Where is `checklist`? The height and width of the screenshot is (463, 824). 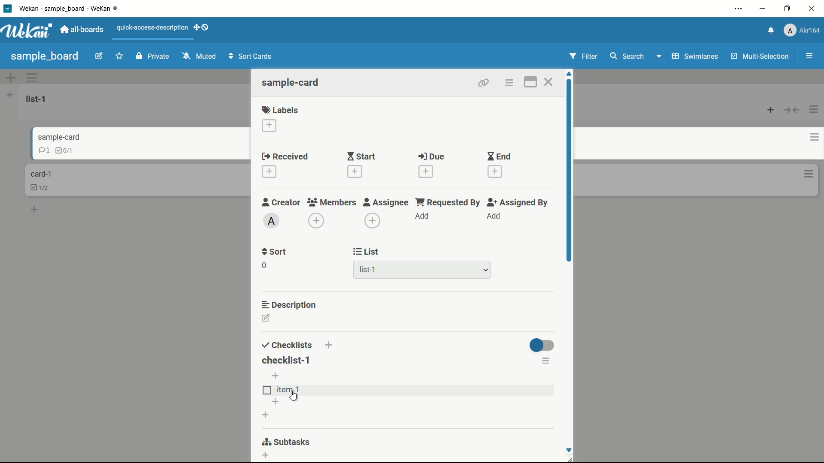 checklist is located at coordinates (58, 150).